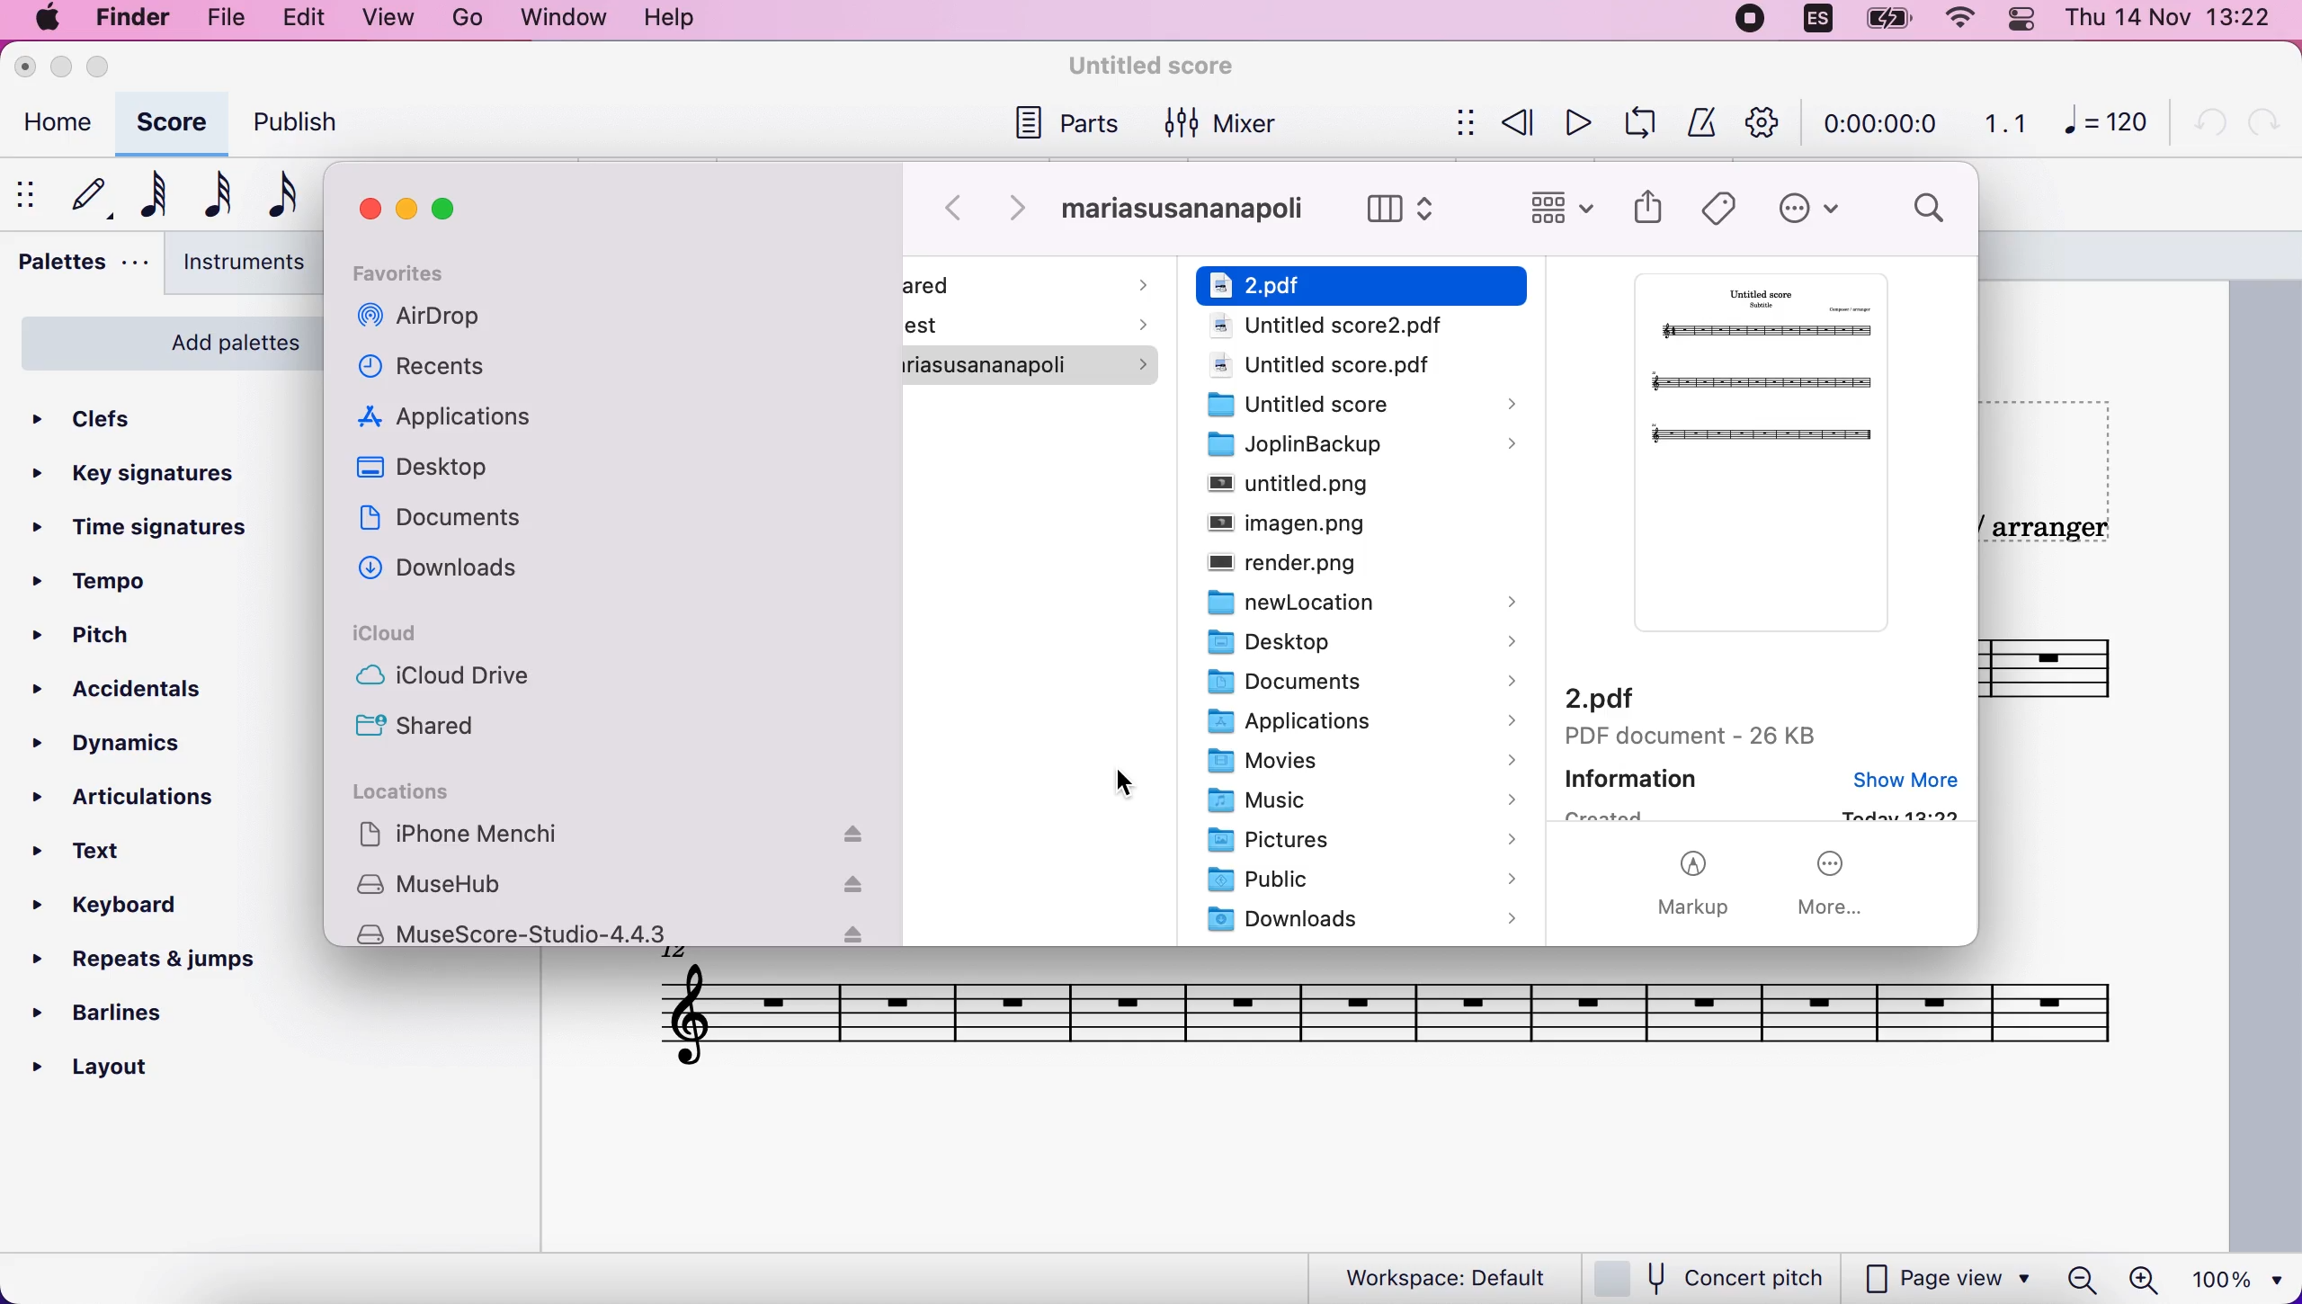 The height and width of the screenshot is (1304, 2302). I want to click on parts, so click(1070, 128).